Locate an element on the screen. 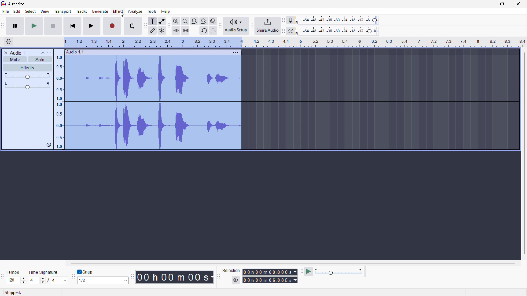 Image resolution: width=527 pixels, height=296 pixels. Timeline settings  is located at coordinates (9, 42).